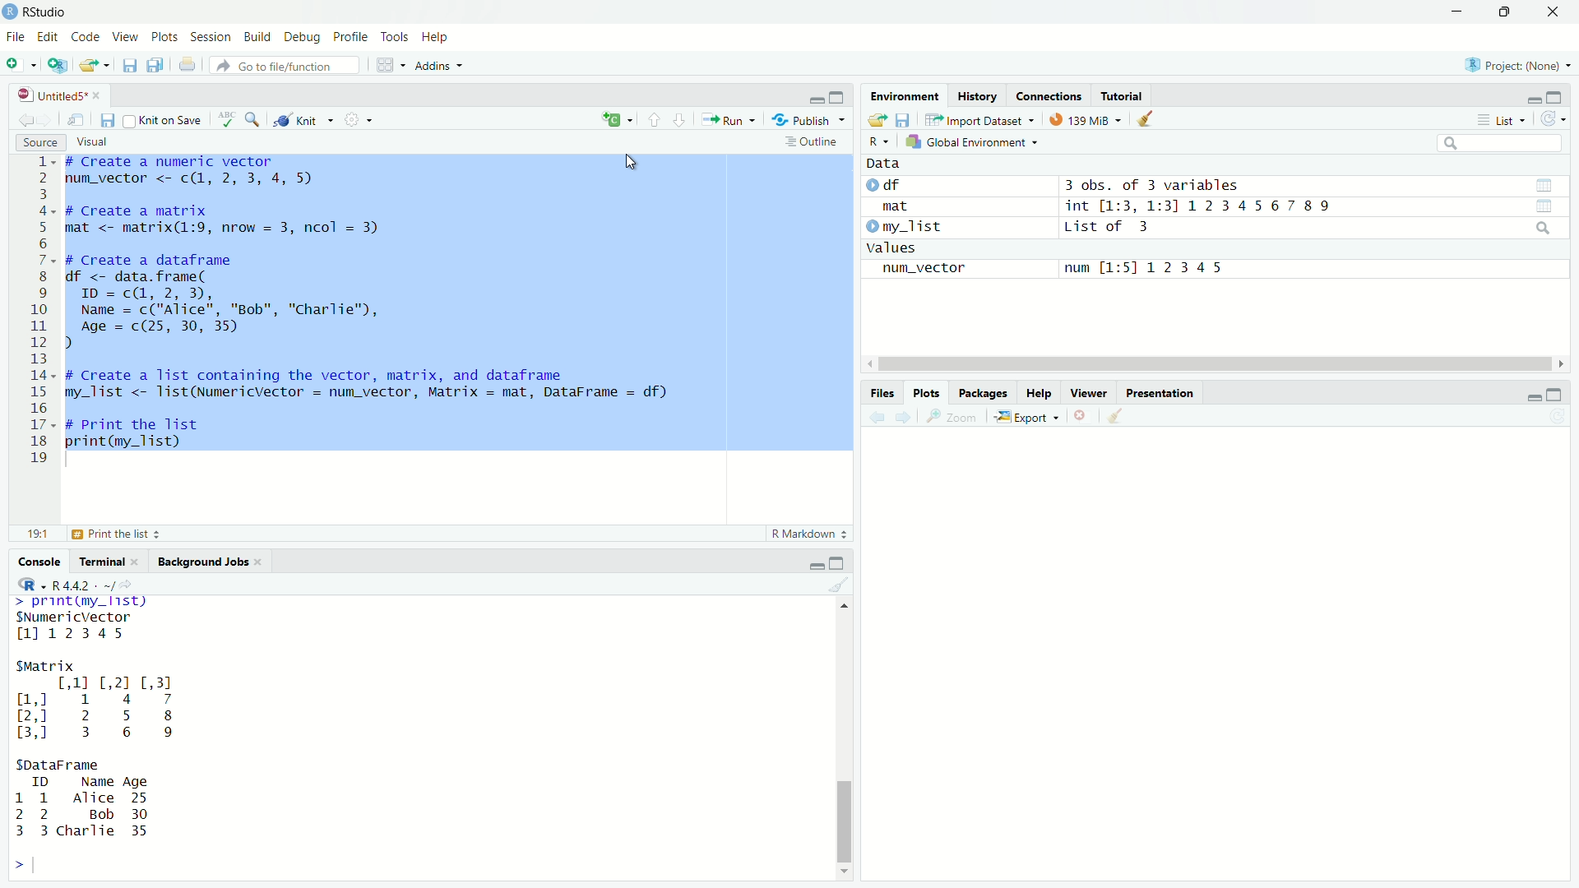 The width and height of the screenshot is (1579, 888). What do you see at coordinates (42, 561) in the screenshot?
I see `Console` at bounding box center [42, 561].